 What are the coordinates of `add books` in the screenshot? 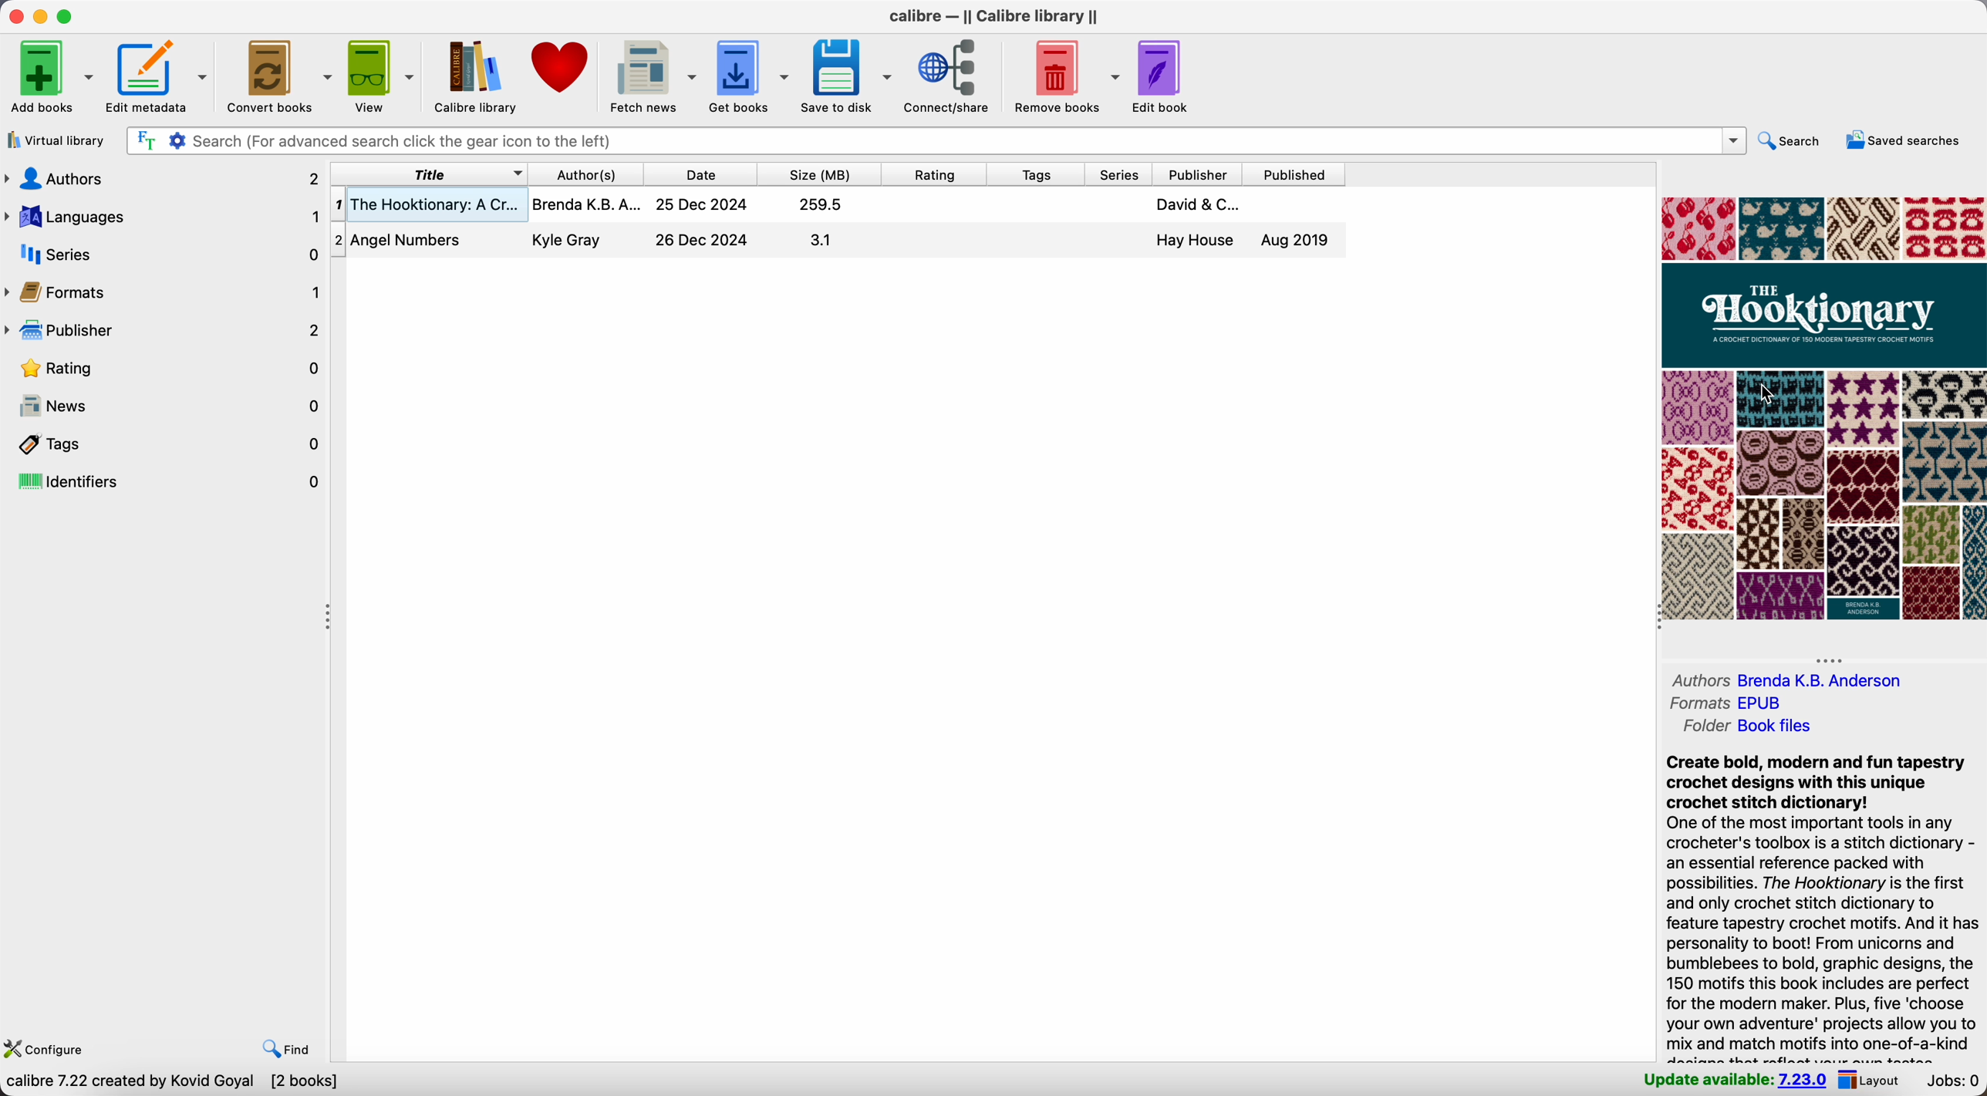 It's located at (51, 79).